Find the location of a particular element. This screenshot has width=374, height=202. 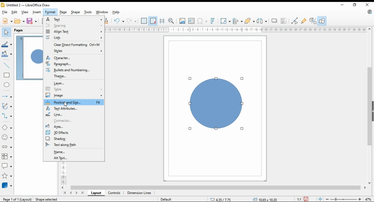

show grids is located at coordinates (144, 21).